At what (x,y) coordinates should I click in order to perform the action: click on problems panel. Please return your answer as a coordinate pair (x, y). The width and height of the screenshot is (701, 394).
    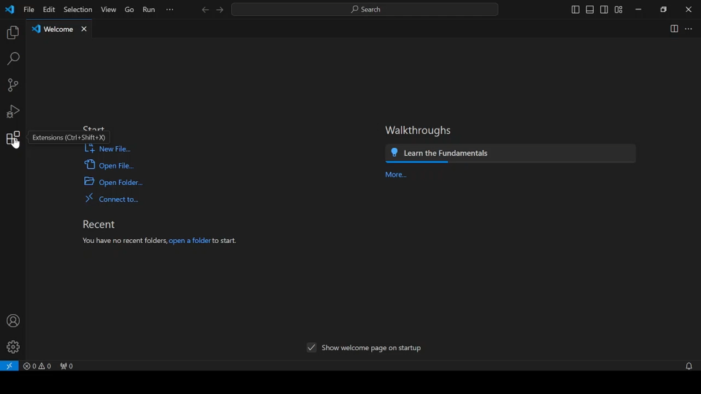
    Looking at the image, I should click on (39, 364).